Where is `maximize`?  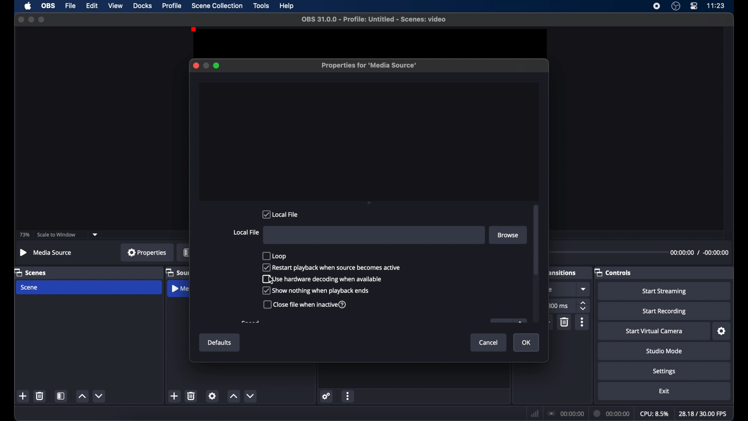 maximize is located at coordinates (42, 19).